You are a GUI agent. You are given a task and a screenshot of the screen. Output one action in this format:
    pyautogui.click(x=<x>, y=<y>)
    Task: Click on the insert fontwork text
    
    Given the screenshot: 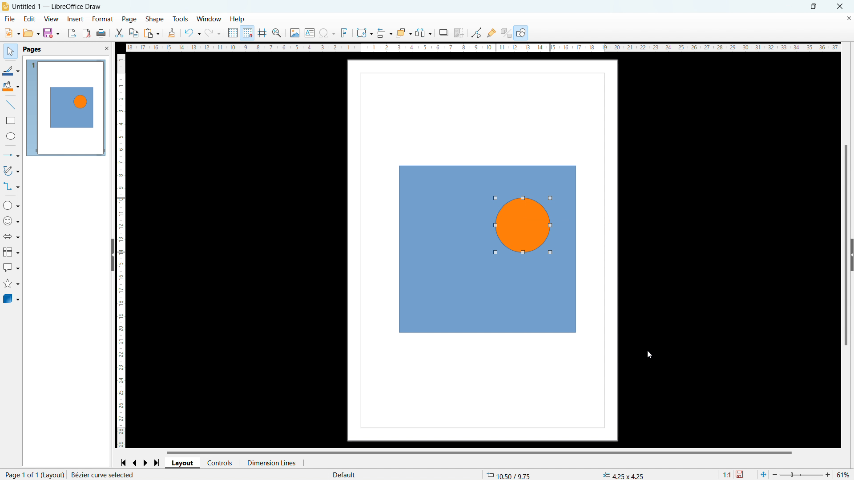 What is the action you would take?
    pyautogui.click(x=344, y=33)
    